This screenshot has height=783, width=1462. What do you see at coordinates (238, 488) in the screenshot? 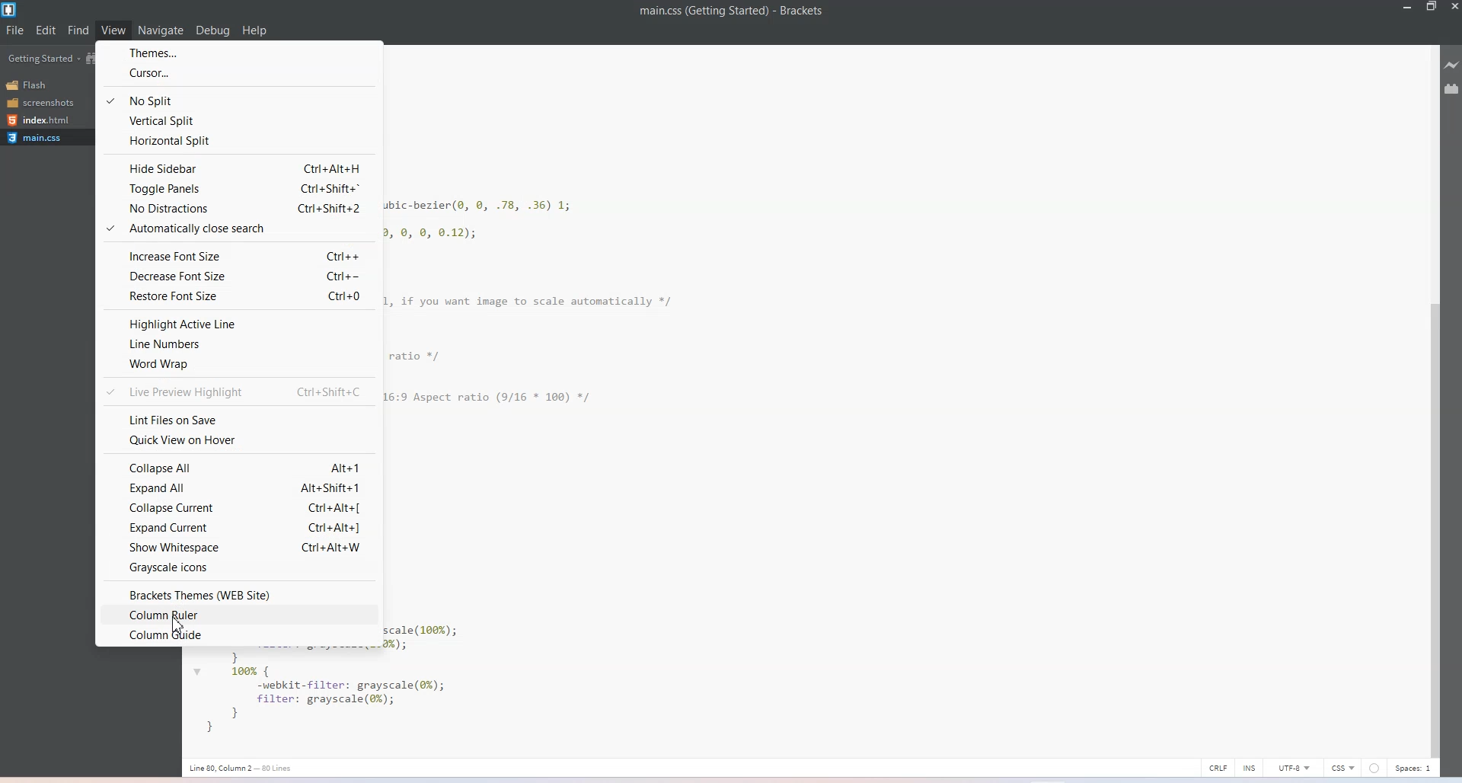
I see `Expand all` at bounding box center [238, 488].